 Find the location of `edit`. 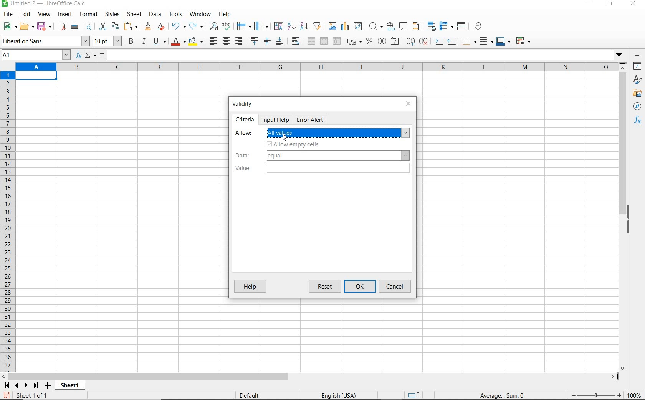

edit is located at coordinates (26, 15).